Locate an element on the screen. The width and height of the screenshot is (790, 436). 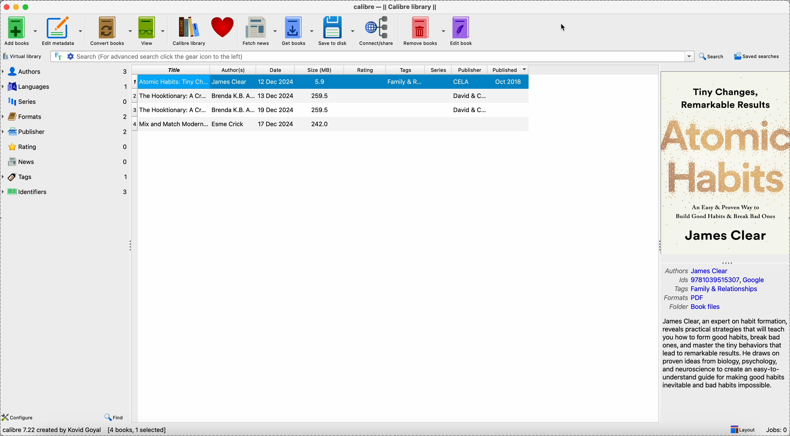
Calibre is located at coordinates (397, 6).